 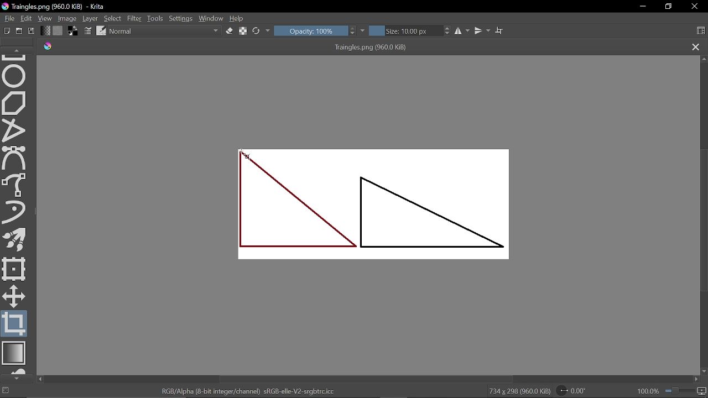 What do you see at coordinates (238, 19) in the screenshot?
I see `Help` at bounding box center [238, 19].